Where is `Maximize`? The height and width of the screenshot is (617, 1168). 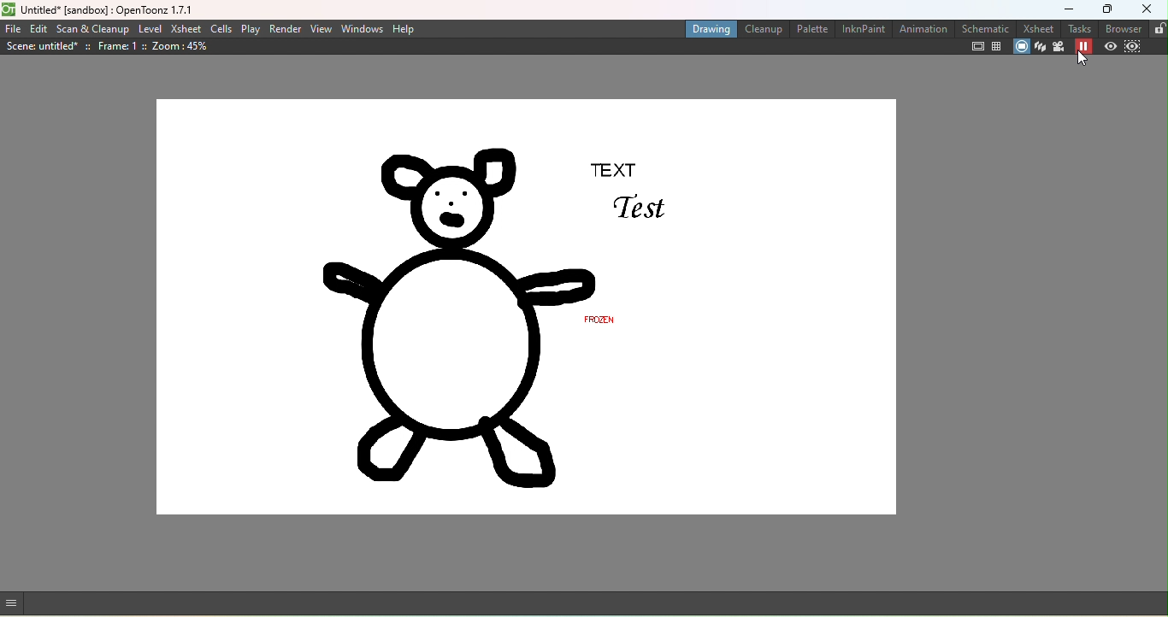
Maximize is located at coordinates (1109, 9).